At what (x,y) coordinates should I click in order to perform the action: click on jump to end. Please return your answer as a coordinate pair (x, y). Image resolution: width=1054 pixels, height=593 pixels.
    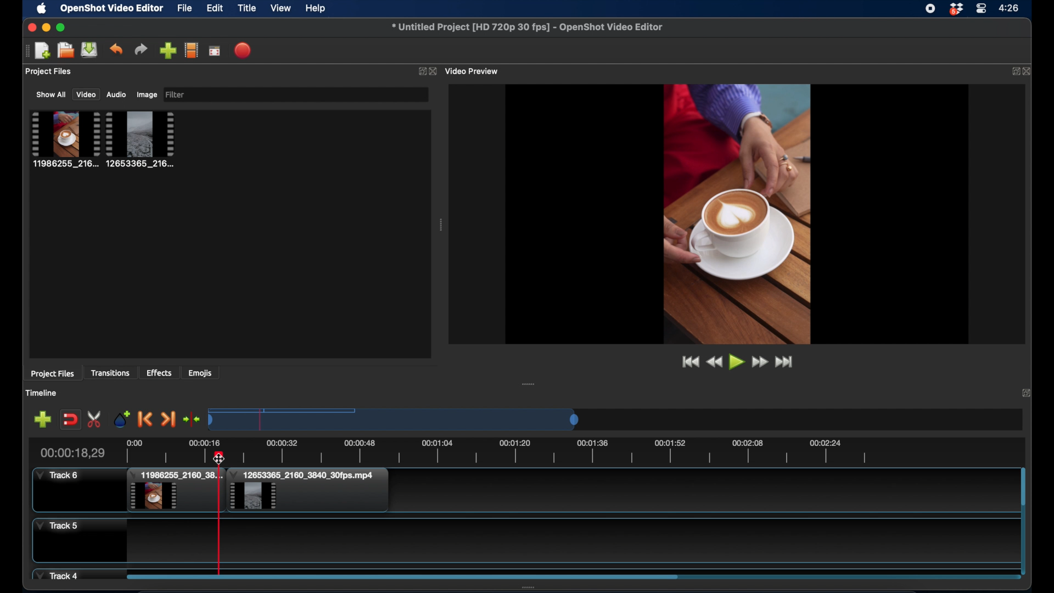
    Looking at the image, I should click on (786, 362).